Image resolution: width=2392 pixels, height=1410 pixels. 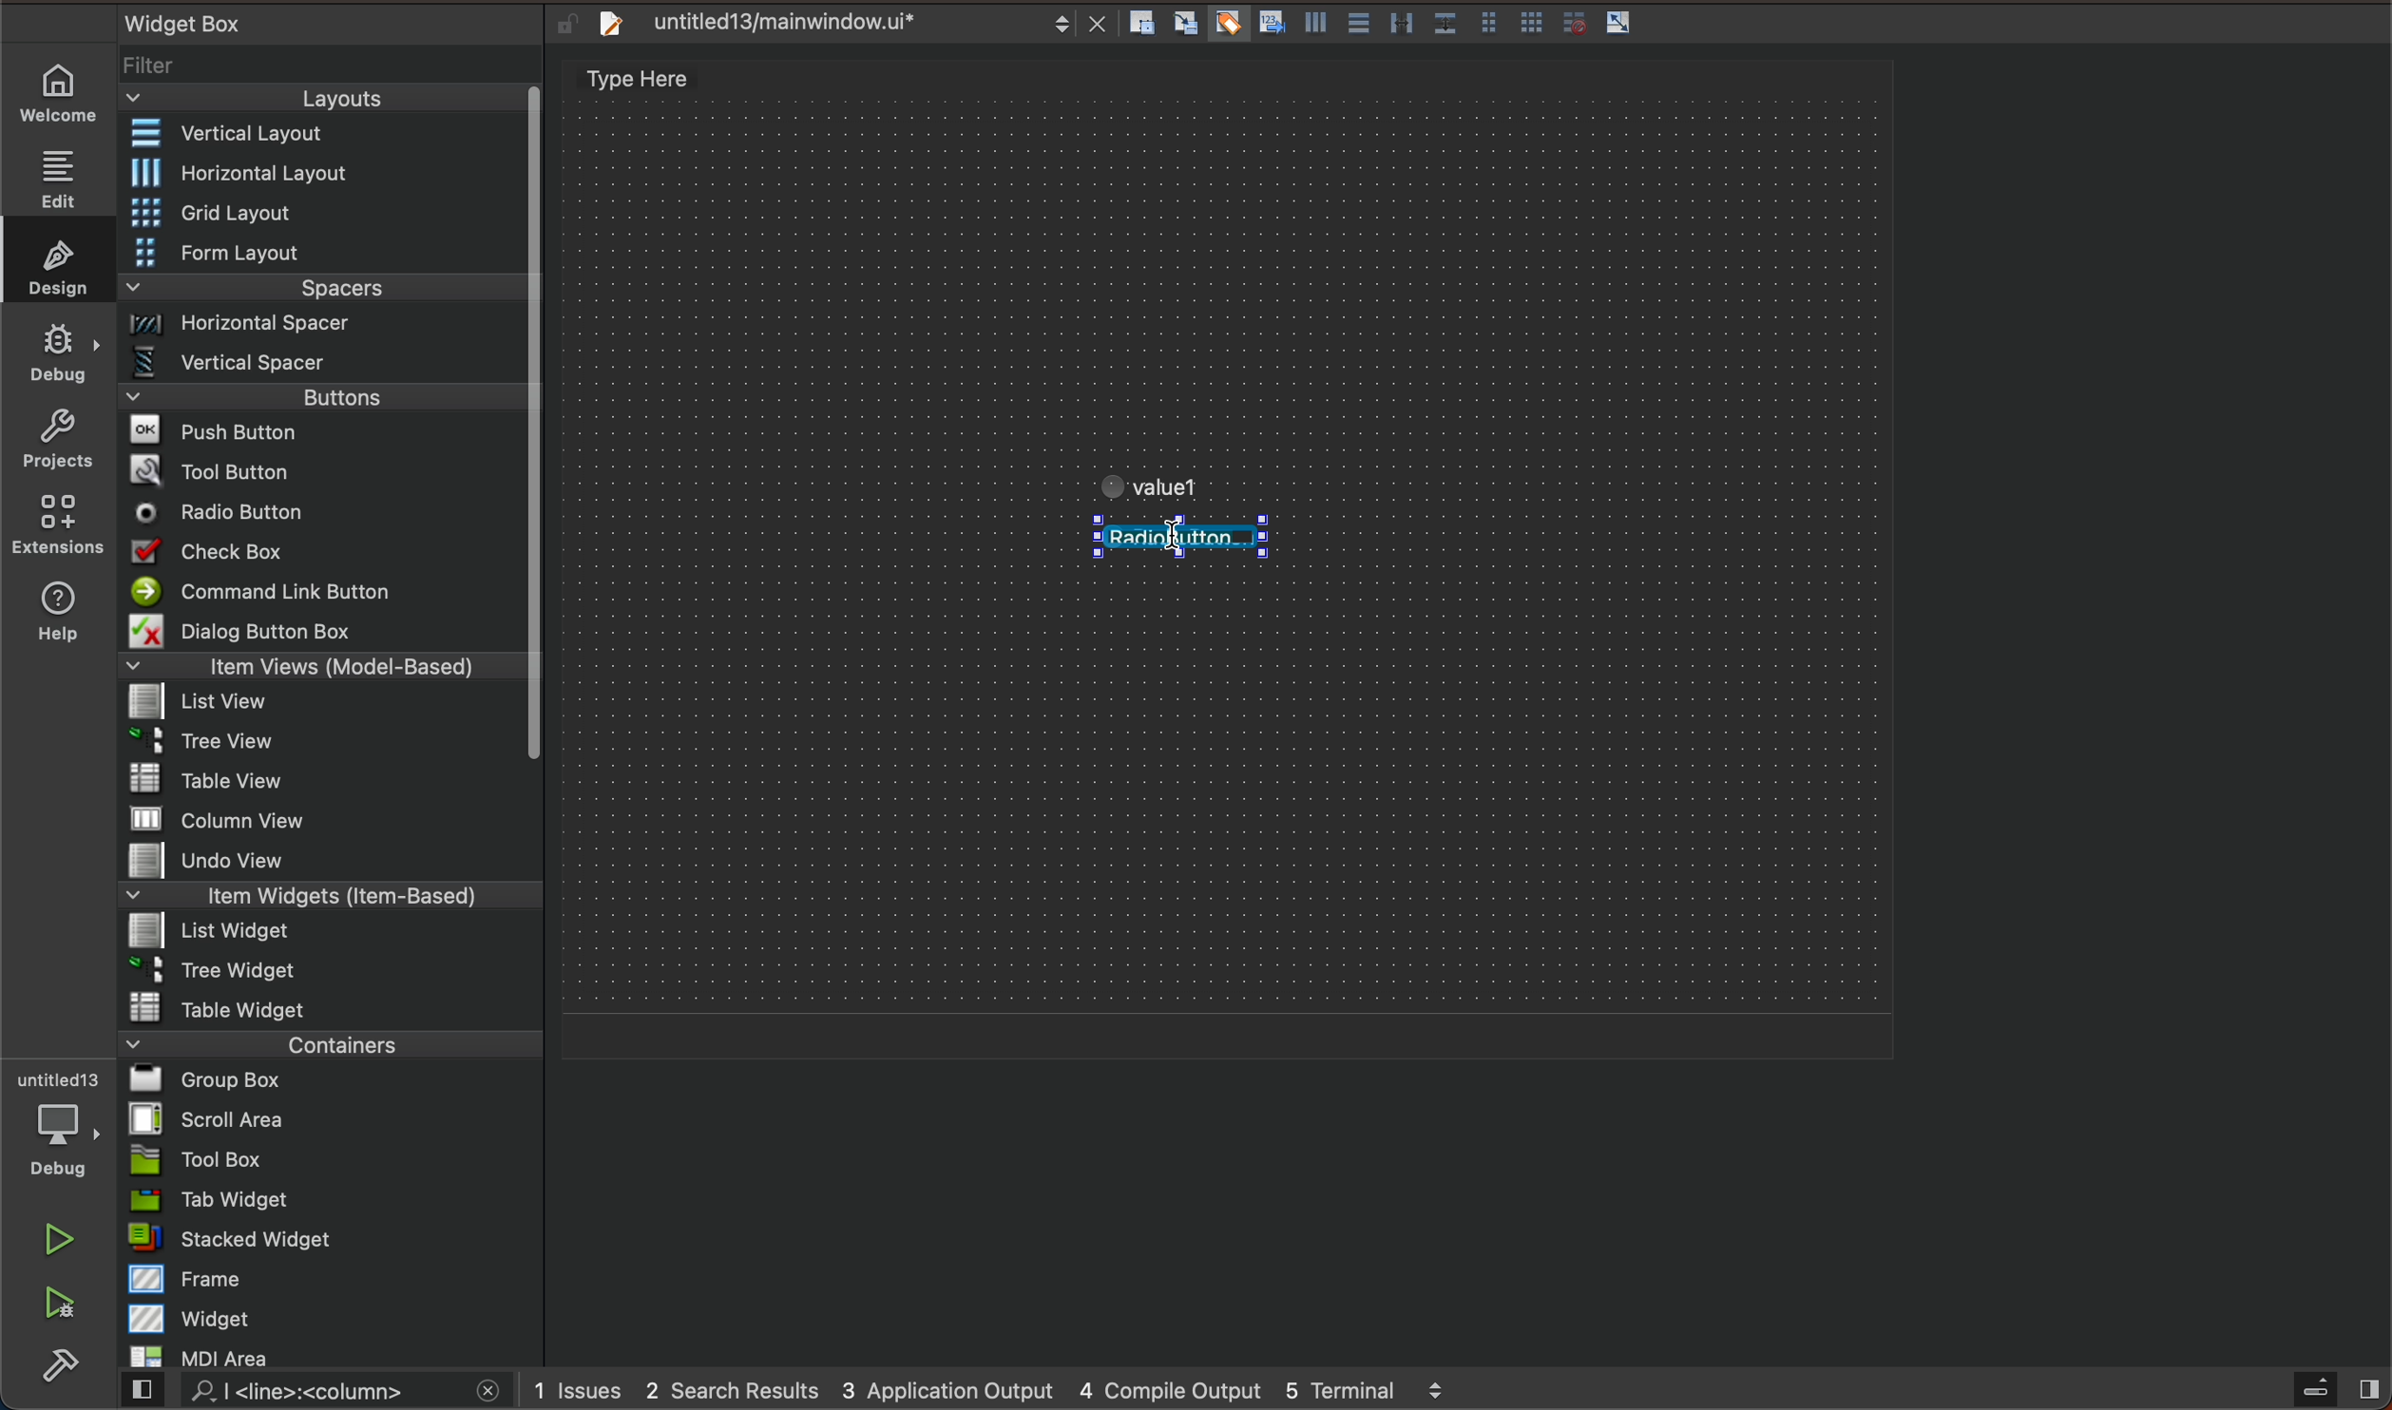 I want to click on tool button, so click(x=326, y=470).